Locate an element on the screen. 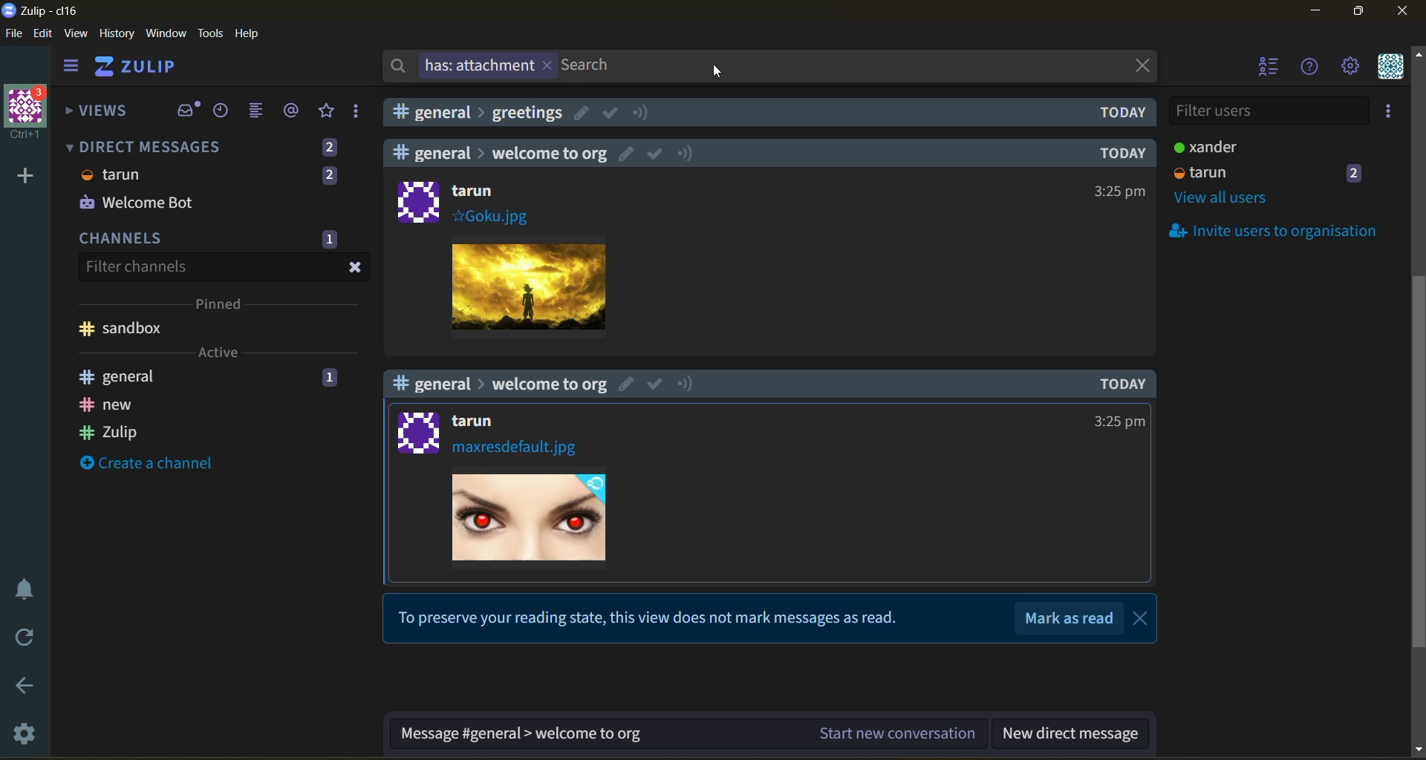 The width and height of the screenshot is (1426, 760). close is located at coordinates (1140, 65).